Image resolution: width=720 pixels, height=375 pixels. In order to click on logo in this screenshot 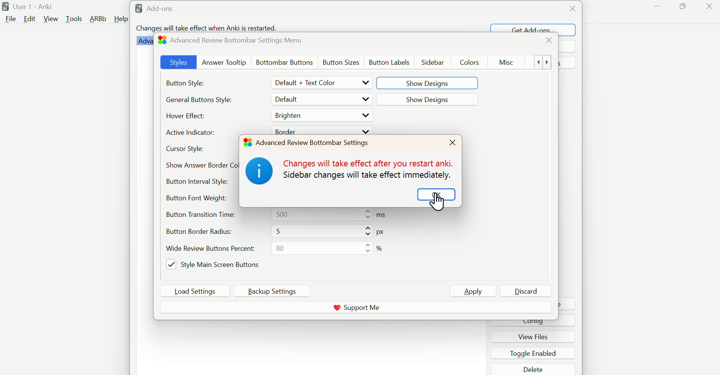, I will do `click(5, 6)`.